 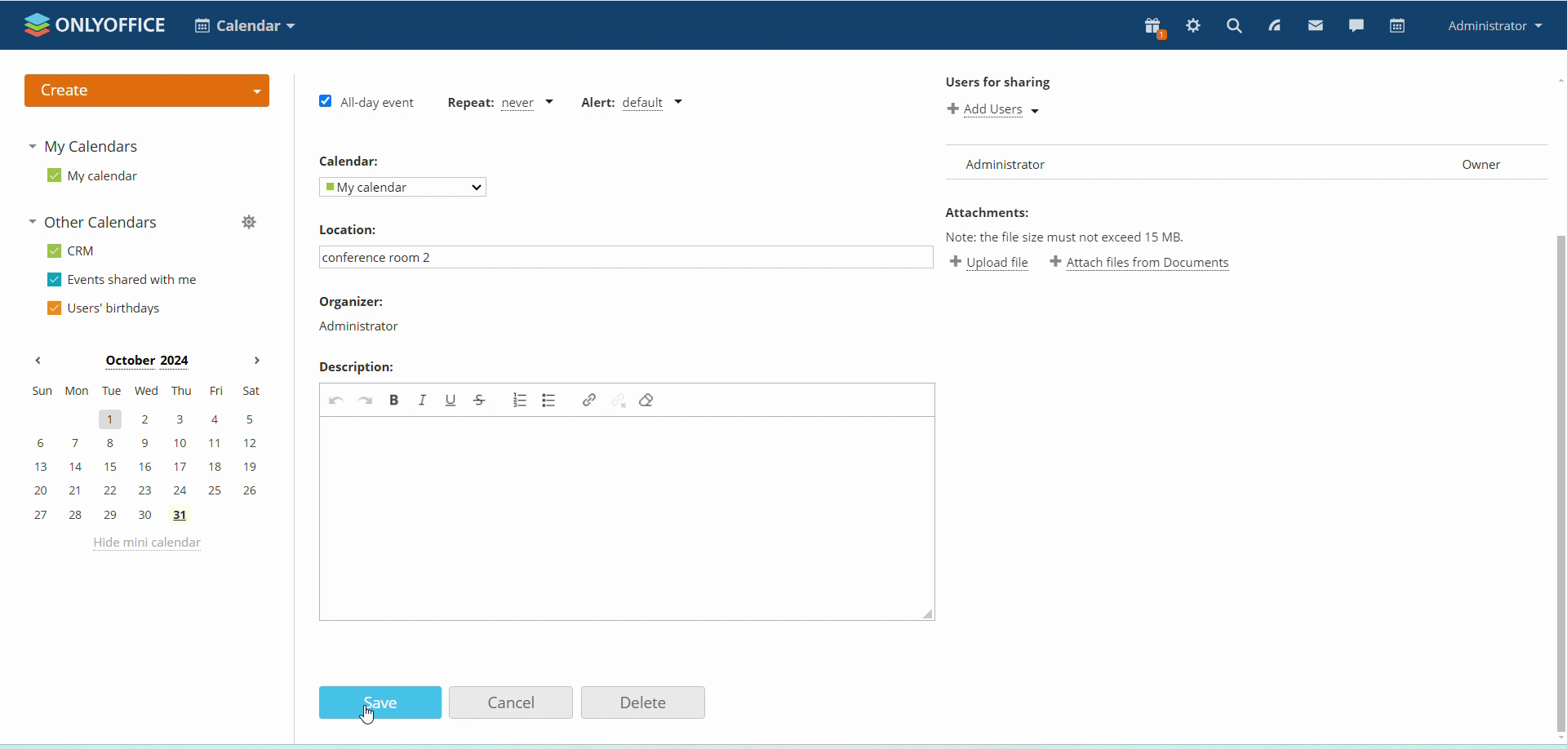 What do you see at coordinates (1276, 27) in the screenshot?
I see `feed` at bounding box center [1276, 27].